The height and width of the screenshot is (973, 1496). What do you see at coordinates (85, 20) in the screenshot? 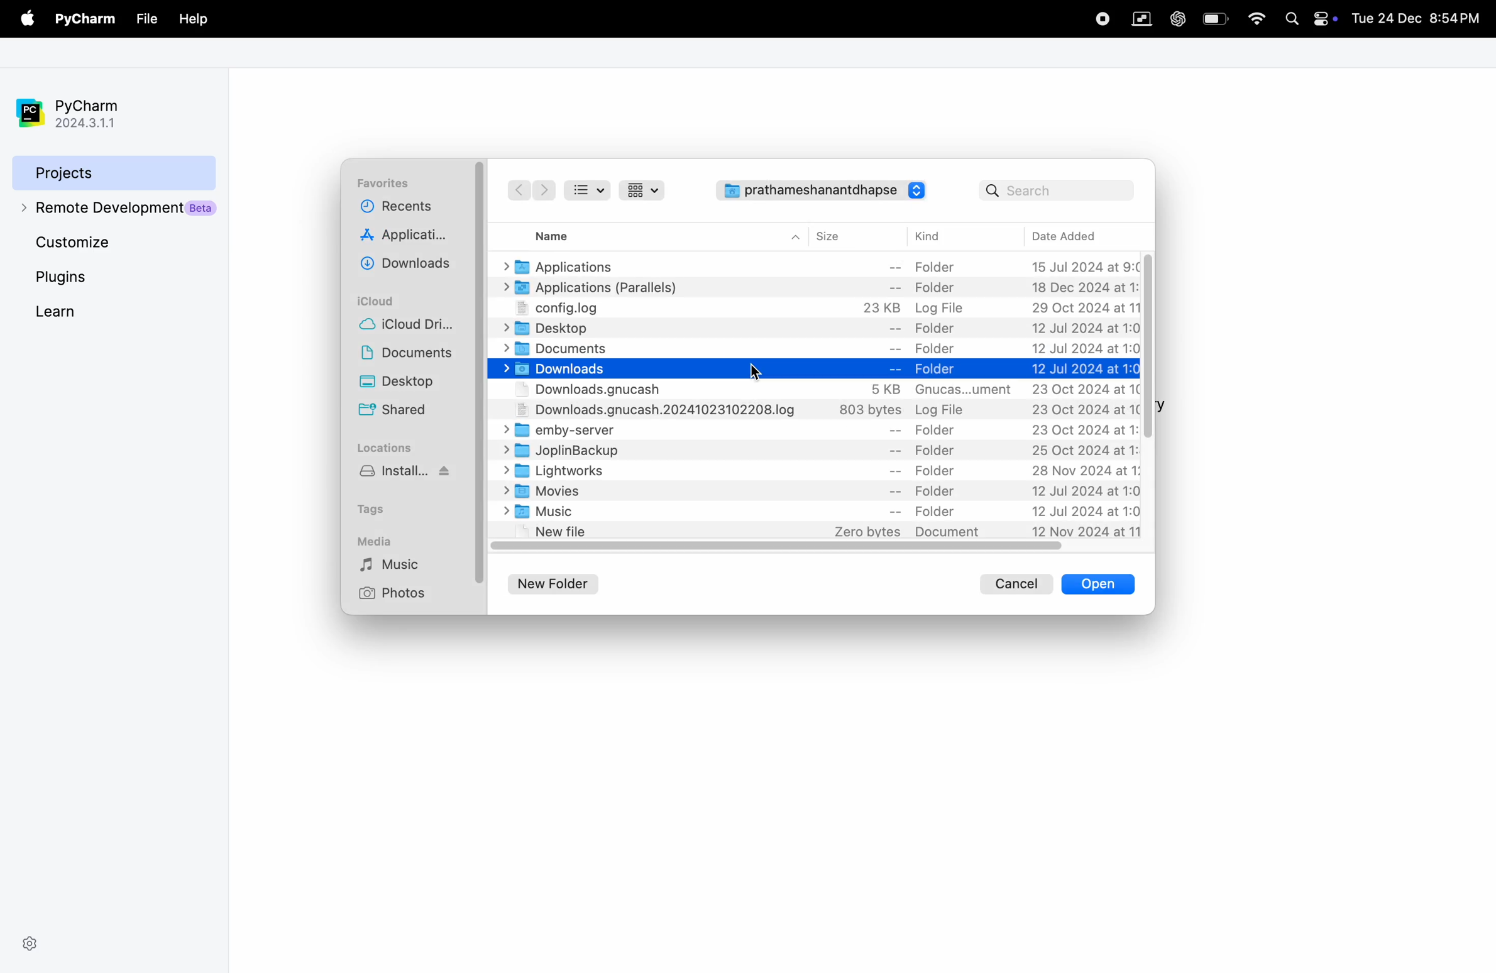
I see `pycharm` at bounding box center [85, 20].